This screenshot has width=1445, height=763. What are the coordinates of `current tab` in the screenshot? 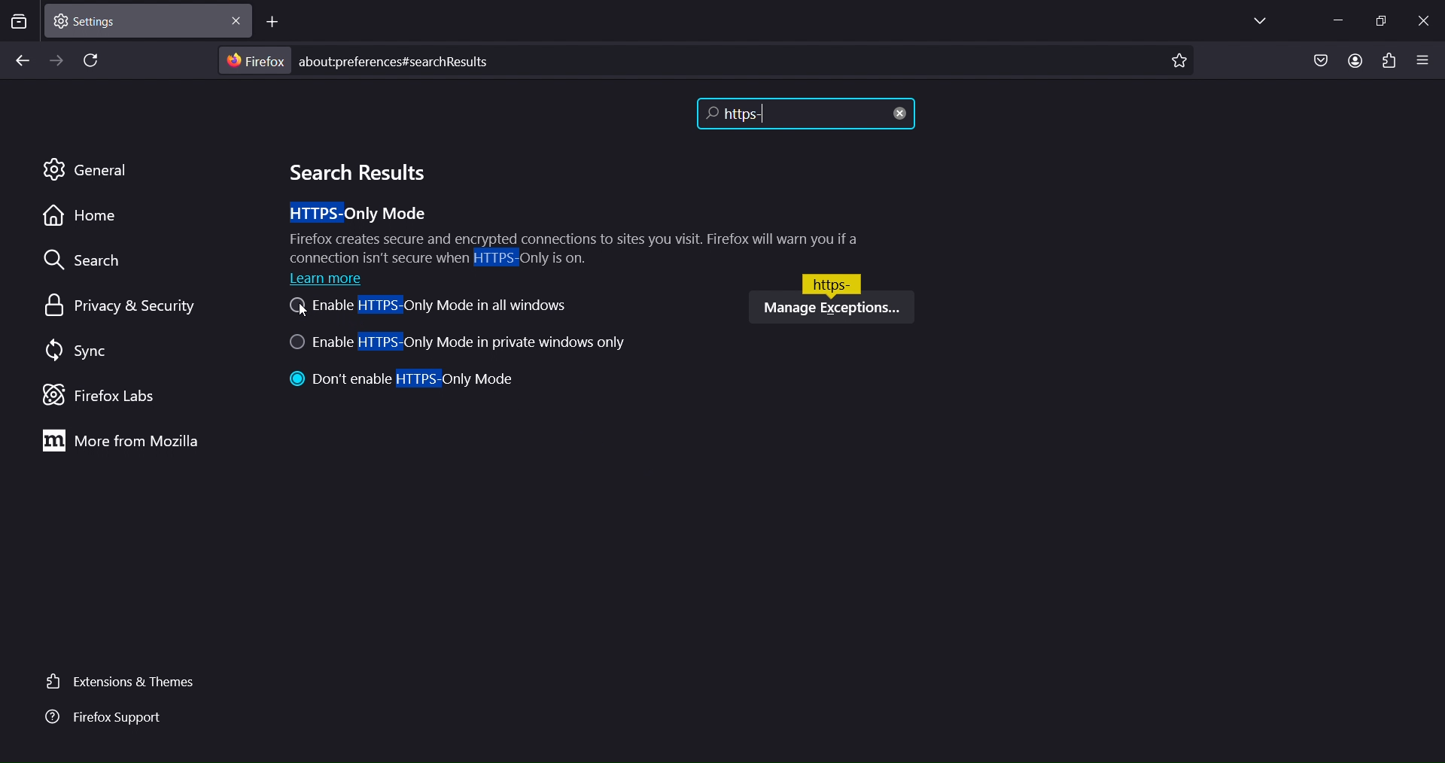 It's located at (145, 21).